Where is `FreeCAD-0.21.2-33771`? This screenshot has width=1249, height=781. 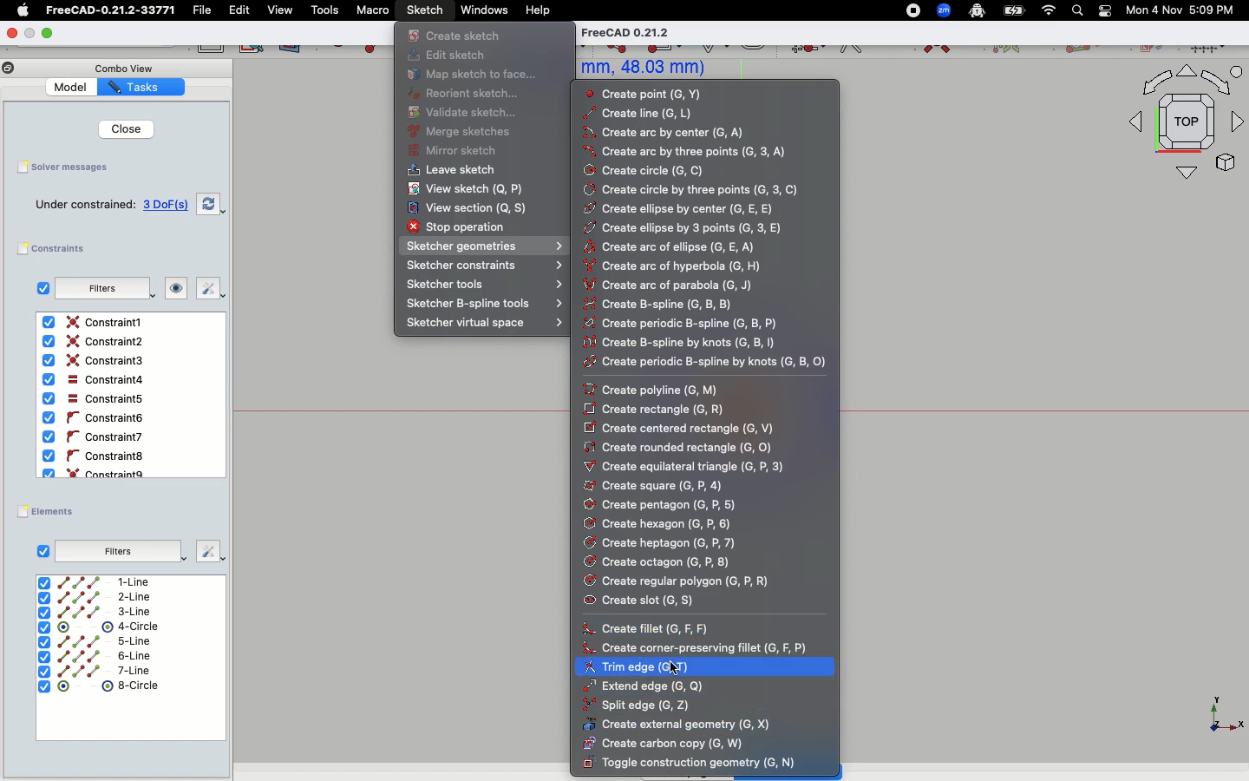
FreeCAD-0.21.2-33771 is located at coordinates (110, 10).